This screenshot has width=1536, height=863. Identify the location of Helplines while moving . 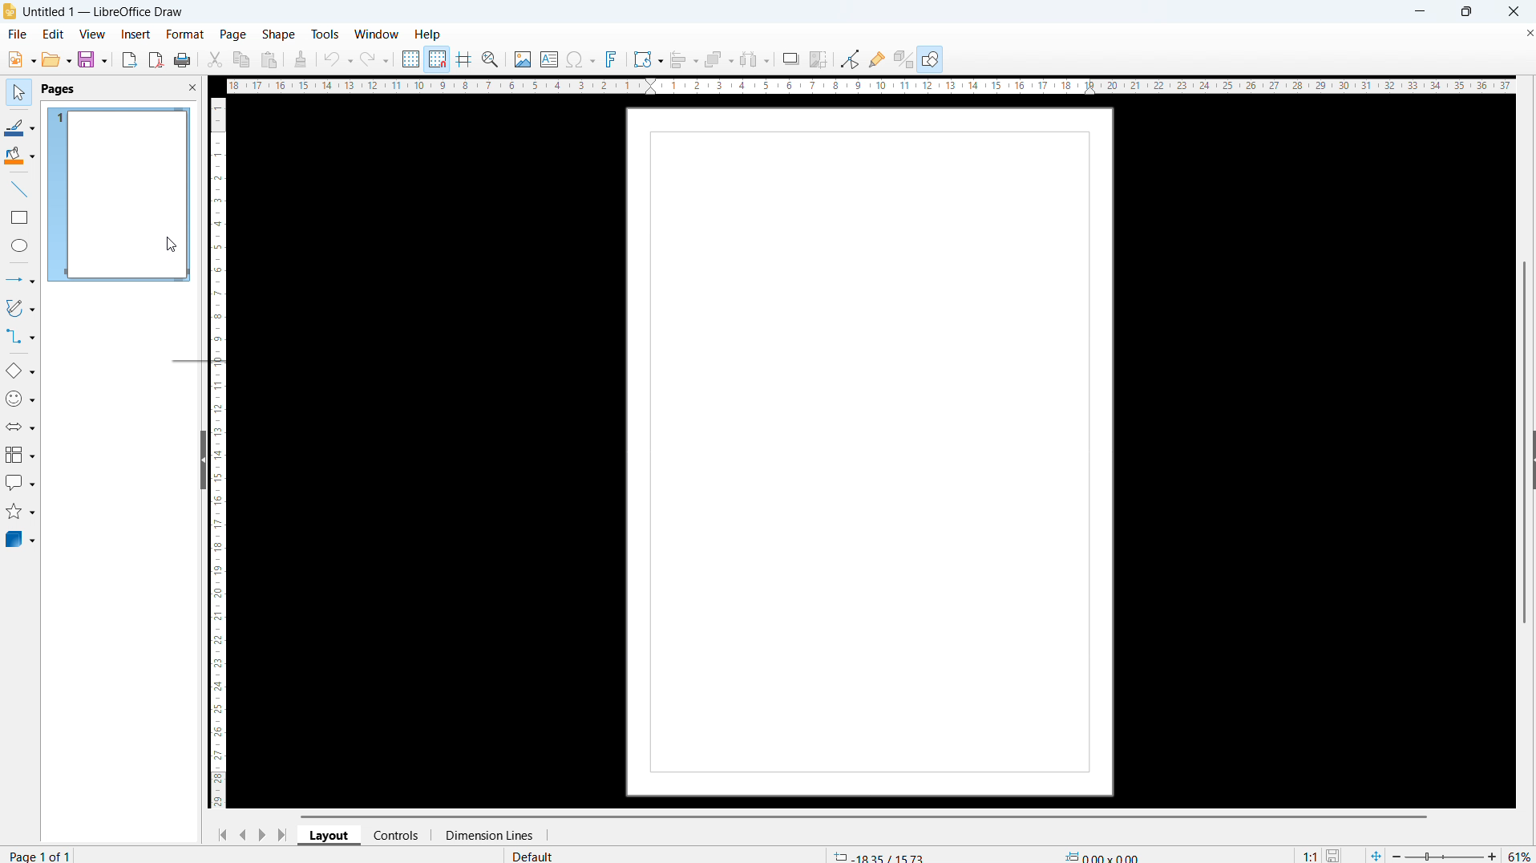
(464, 59).